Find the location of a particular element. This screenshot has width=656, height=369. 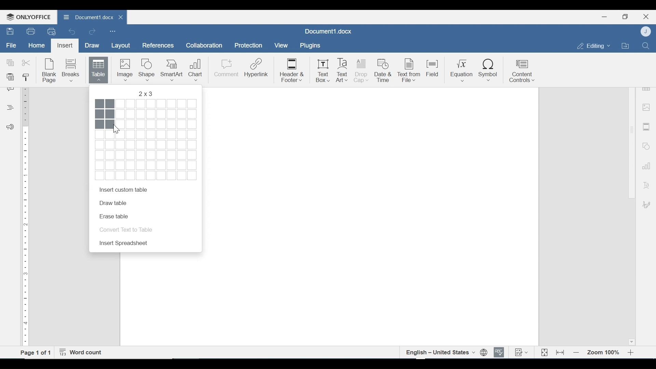

Header and Footer is located at coordinates (646, 127).